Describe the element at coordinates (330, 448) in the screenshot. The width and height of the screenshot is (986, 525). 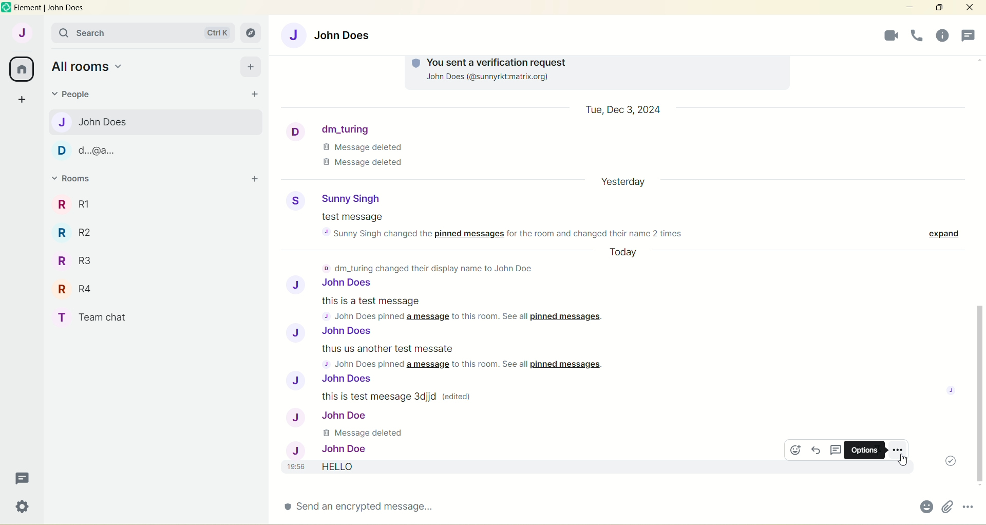
I see `John Doe` at that location.